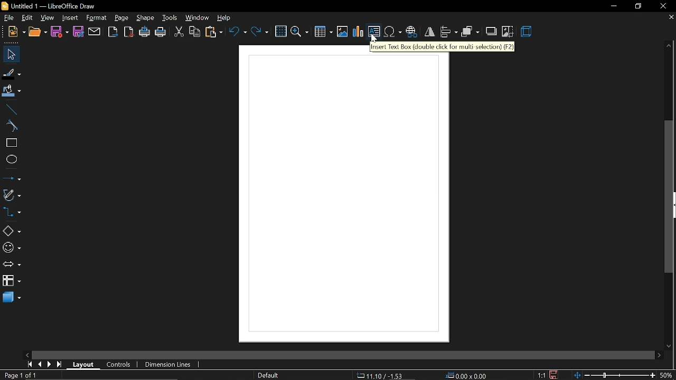  What do you see at coordinates (61, 365) in the screenshot?
I see `go to last page` at bounding box center [61, 365].